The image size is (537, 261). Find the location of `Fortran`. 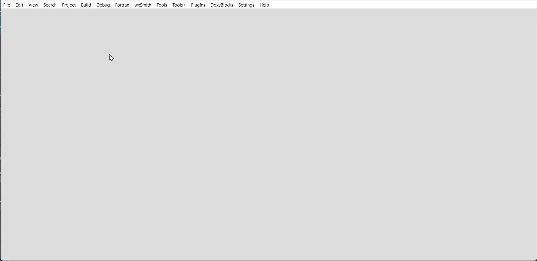

Fortran is located at coordinates (122, 5).